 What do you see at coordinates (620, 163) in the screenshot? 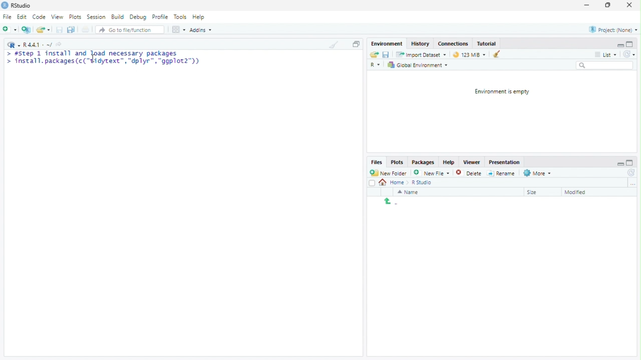
I see `Minimize` at bounding box center [620, 163].